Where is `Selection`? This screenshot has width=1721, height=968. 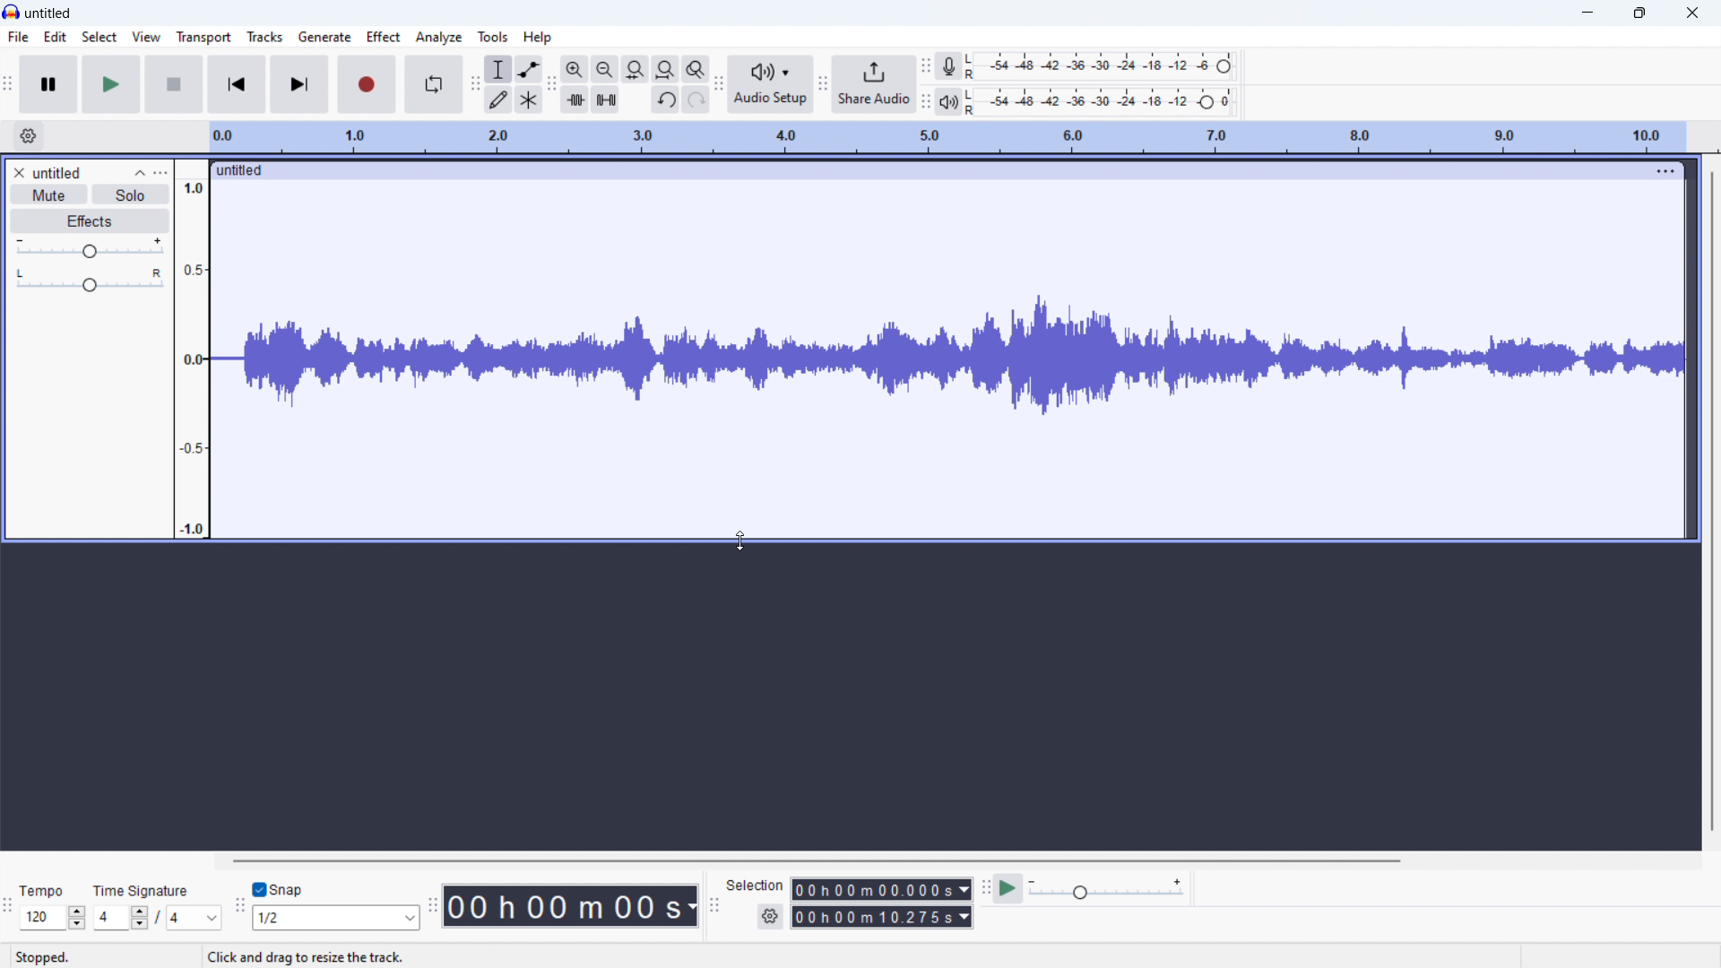
Selection is located at coordinates (757, 885).